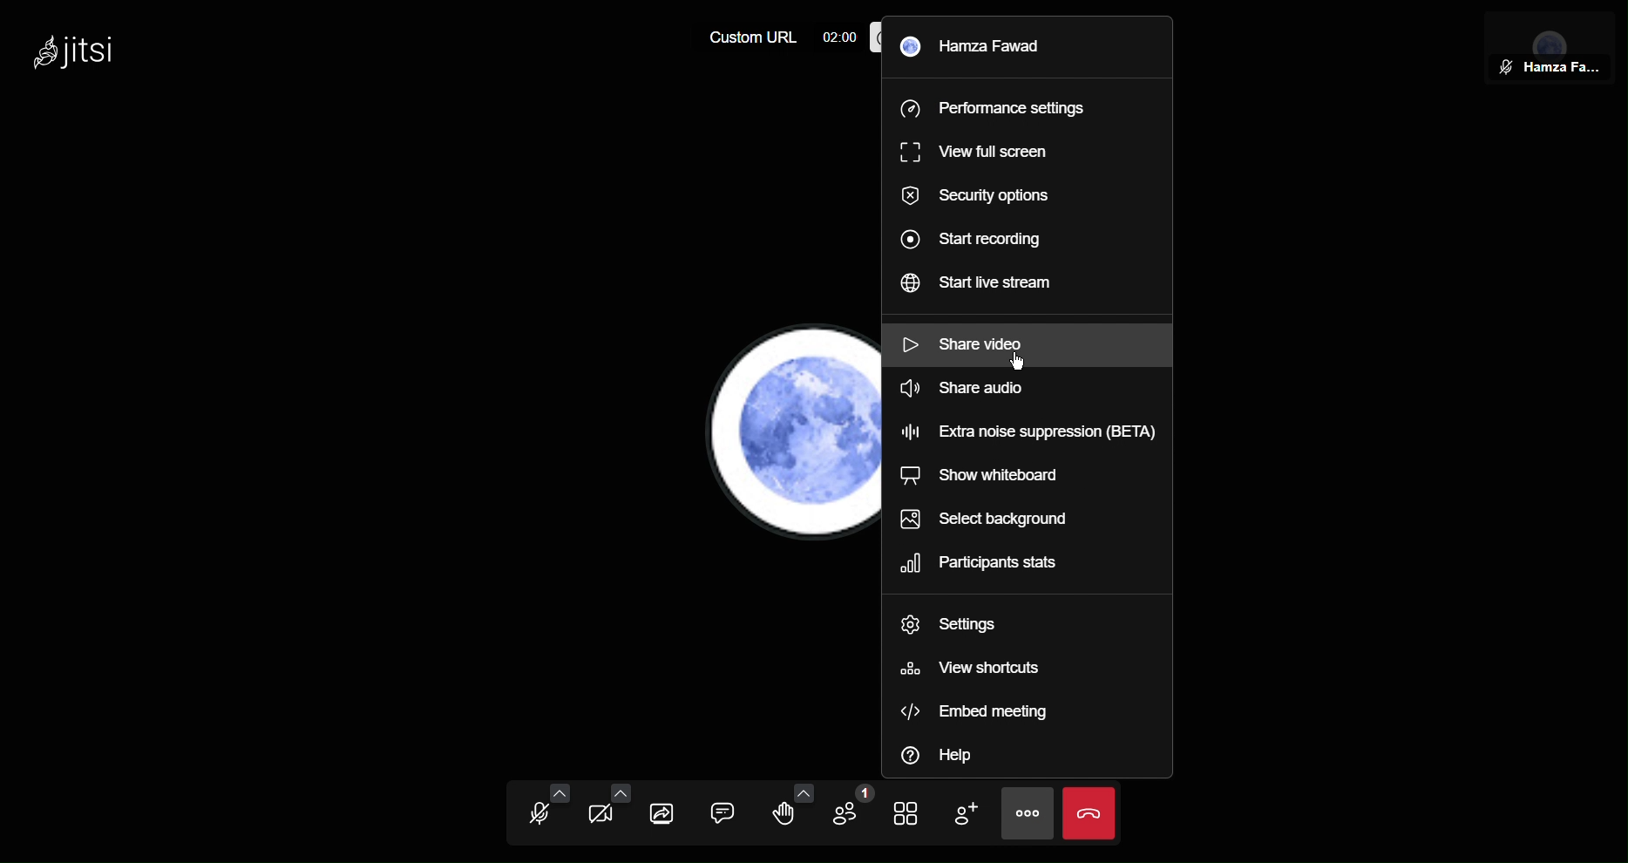 Image resolution: width=1628 pixels, height=863 pixels. What do you see at coordinates (983, 44) in the screenshot?
I see `User` at bounding box center [983, 44].